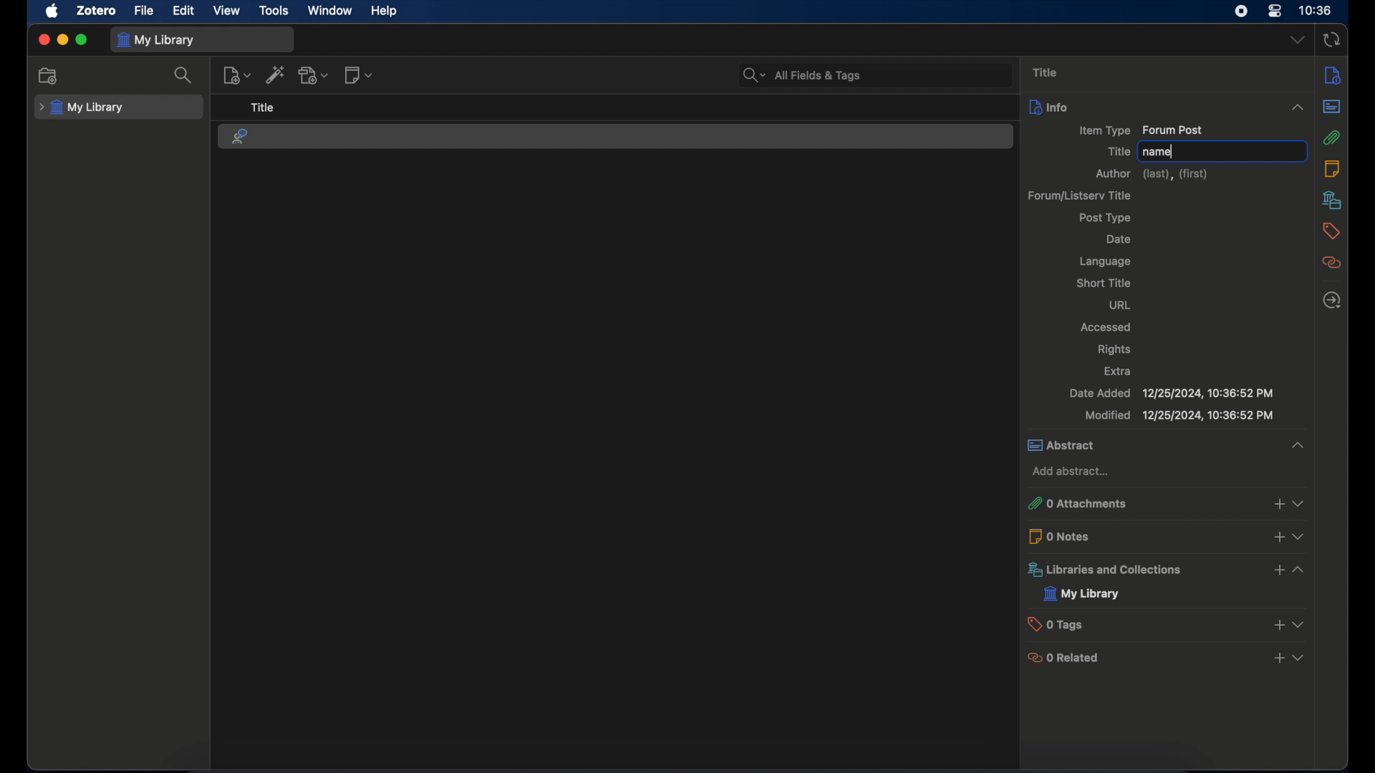  I want to click on attachments, so click(1331, 137).